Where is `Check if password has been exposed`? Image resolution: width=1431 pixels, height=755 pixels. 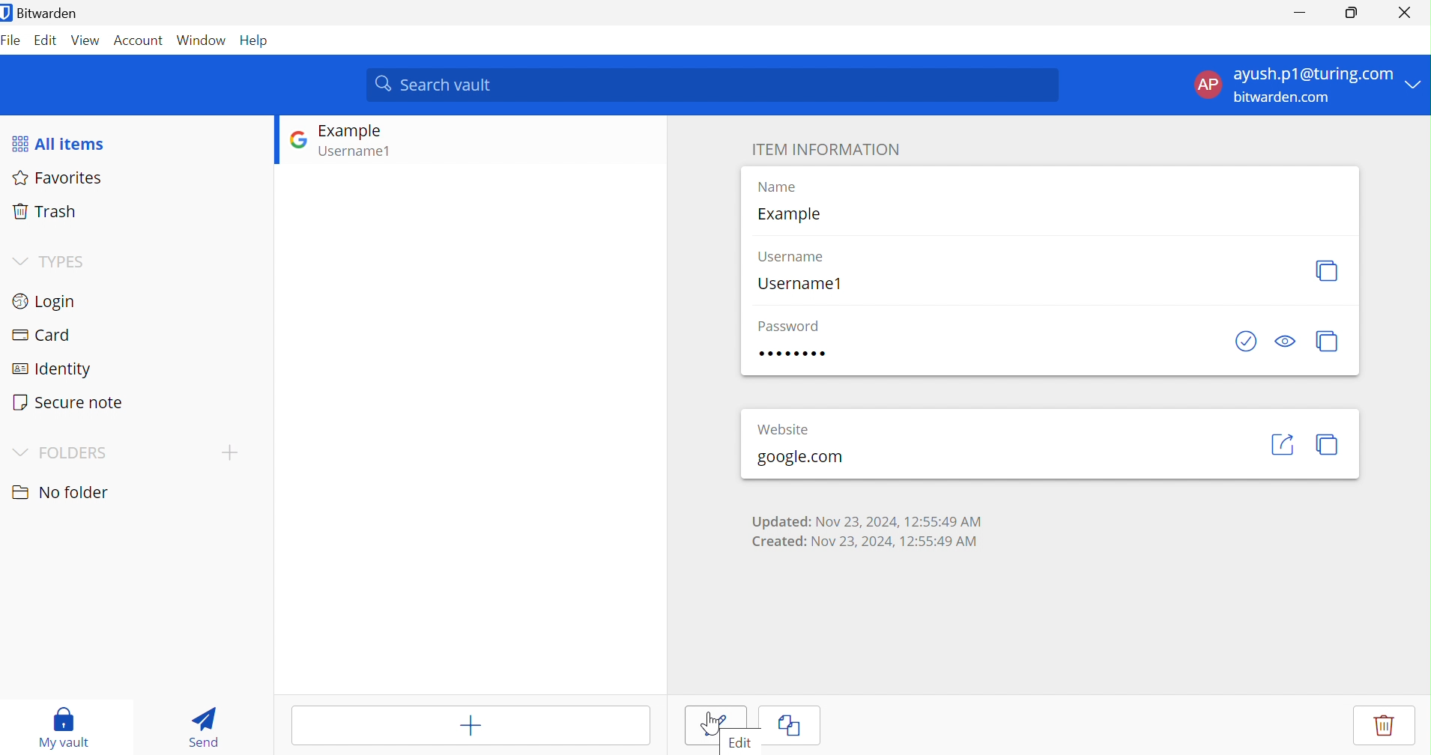 Check if password has been exposed is located at coordinates (1245, 340).